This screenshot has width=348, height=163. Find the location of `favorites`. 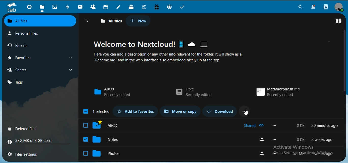

favorites is located at coordinates (41, 57).